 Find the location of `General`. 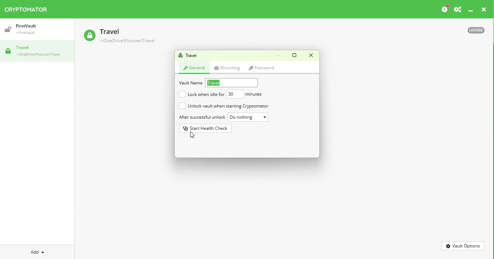

General is located at coordinates (193, 68).